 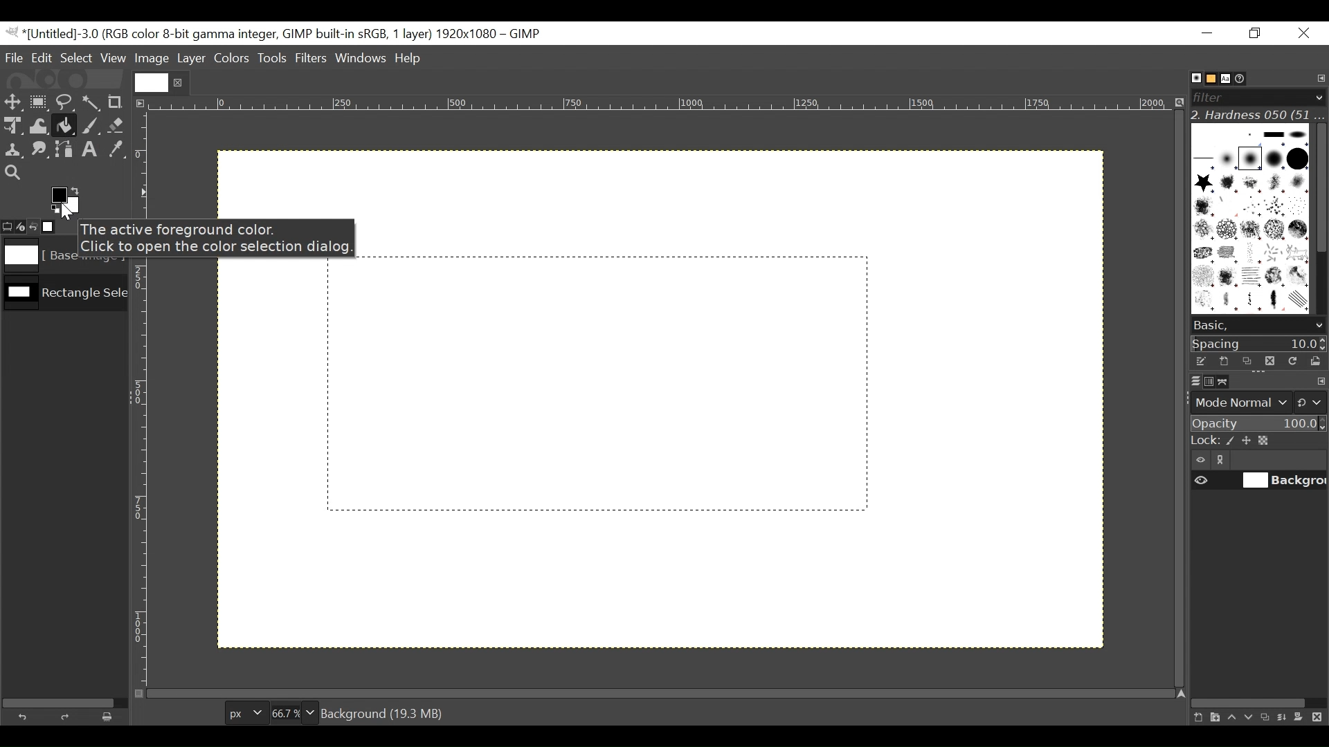 I want to click on cursor, so click(x=39, y=111).